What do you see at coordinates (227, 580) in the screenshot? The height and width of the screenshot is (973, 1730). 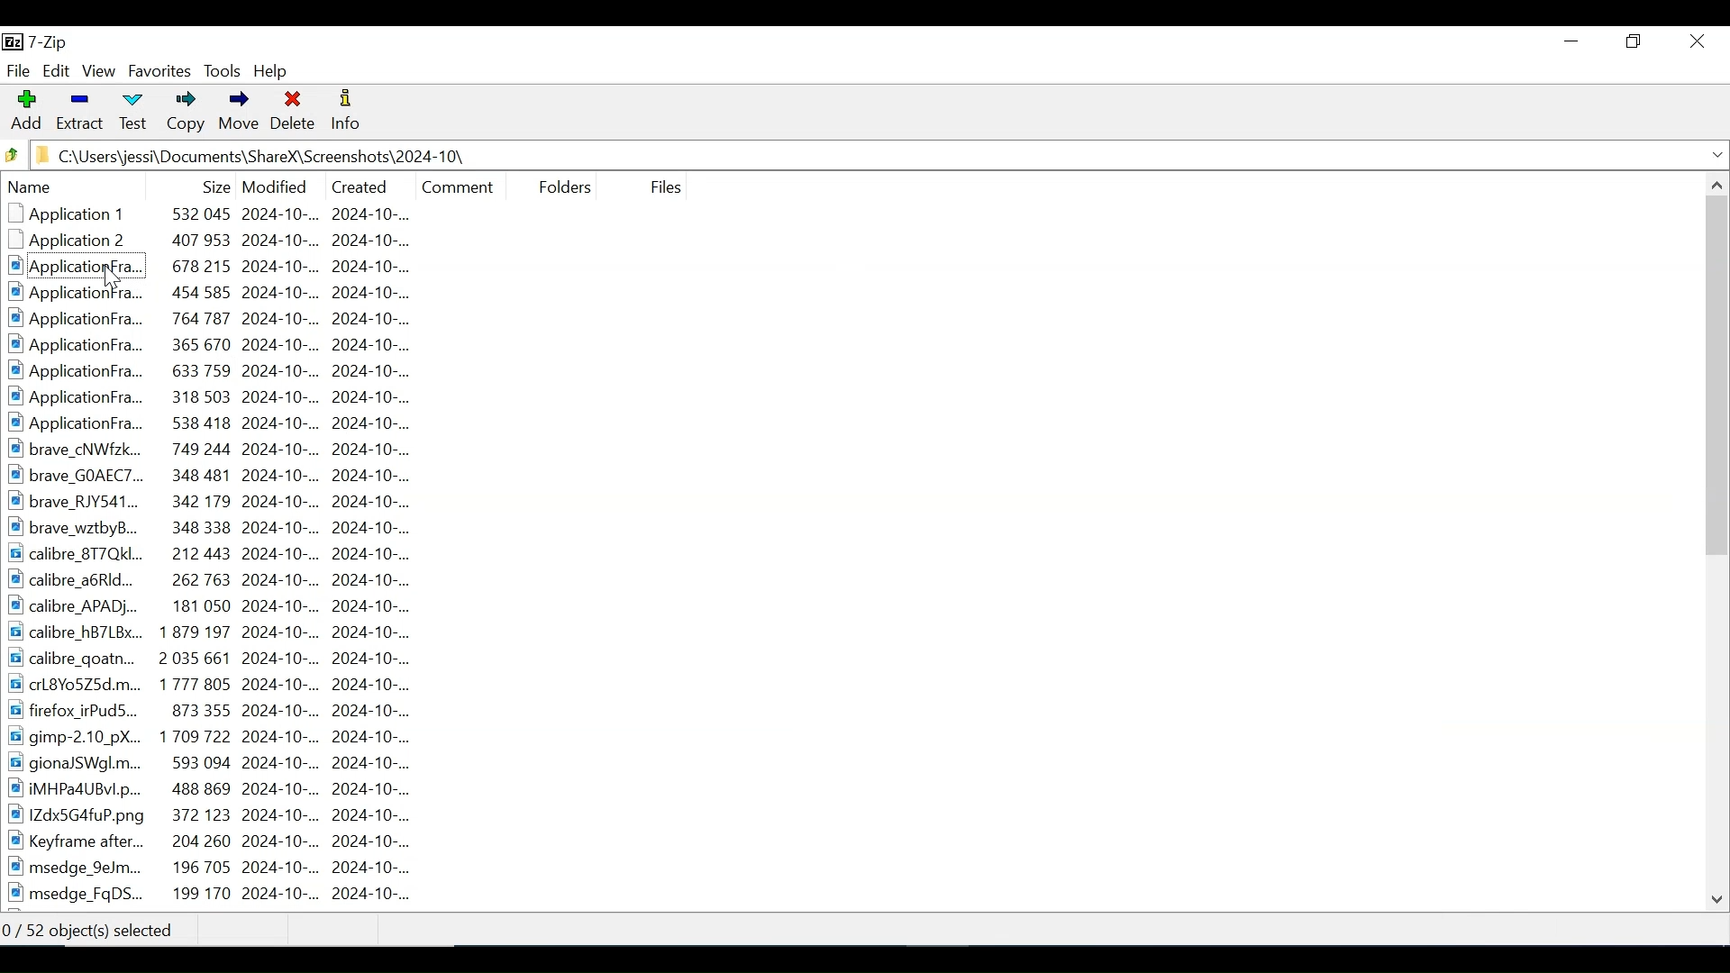 I see ` calibre_a6RId... 262 763 2024-10-.. 2024-10-...` at bounding box center [227, 580].